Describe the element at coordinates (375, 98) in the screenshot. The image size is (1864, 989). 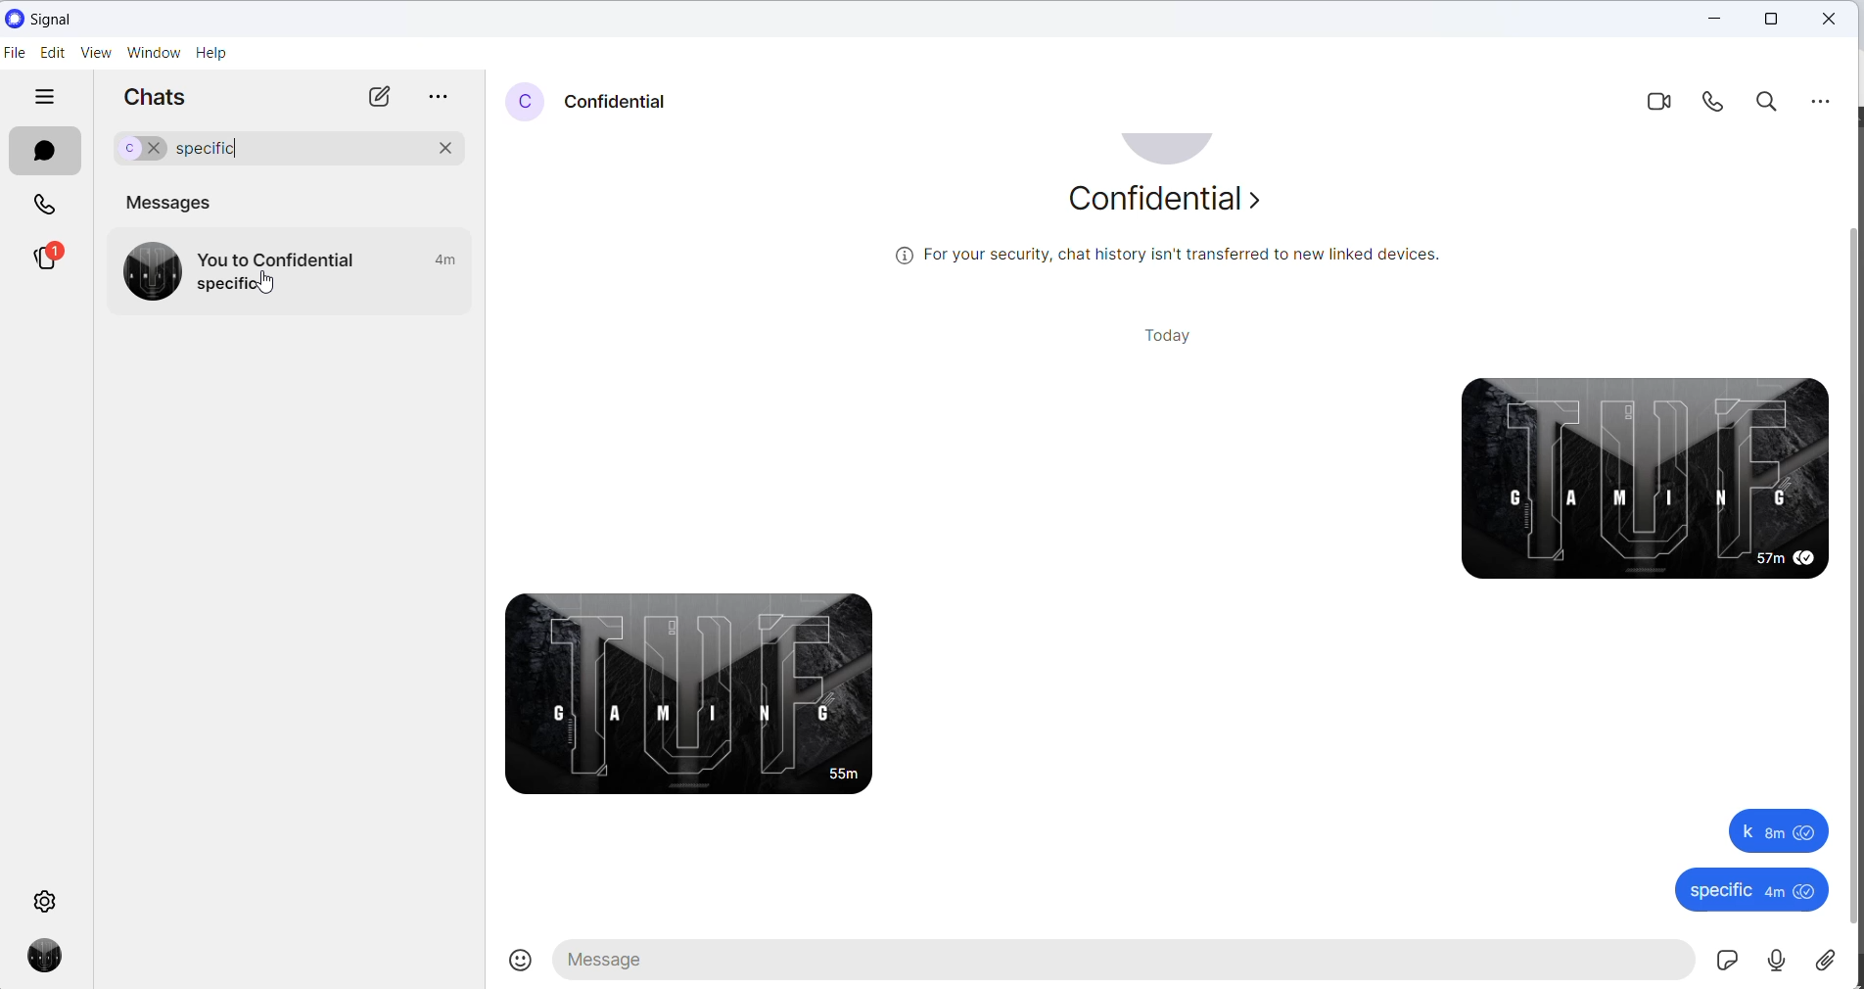
I see `new chats` at that location.